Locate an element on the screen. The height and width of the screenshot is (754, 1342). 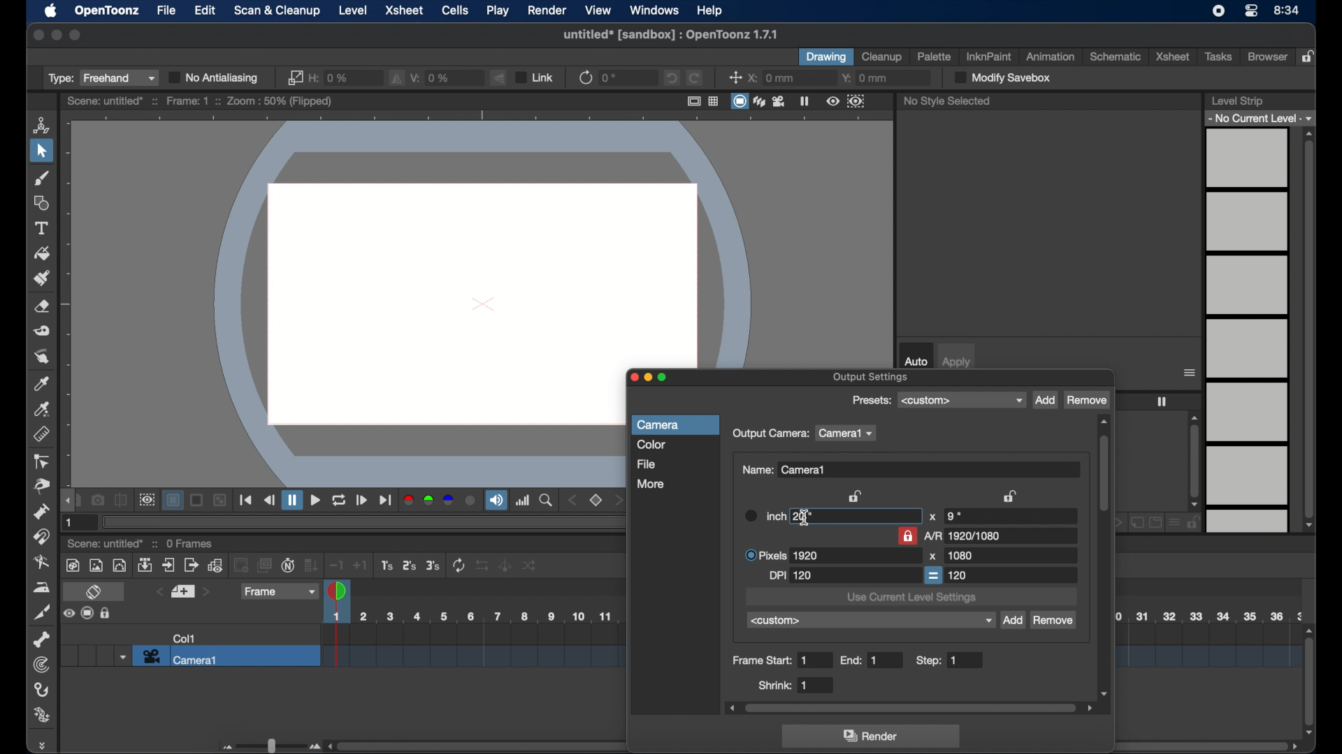
preview is located at coordinates (147, 500).